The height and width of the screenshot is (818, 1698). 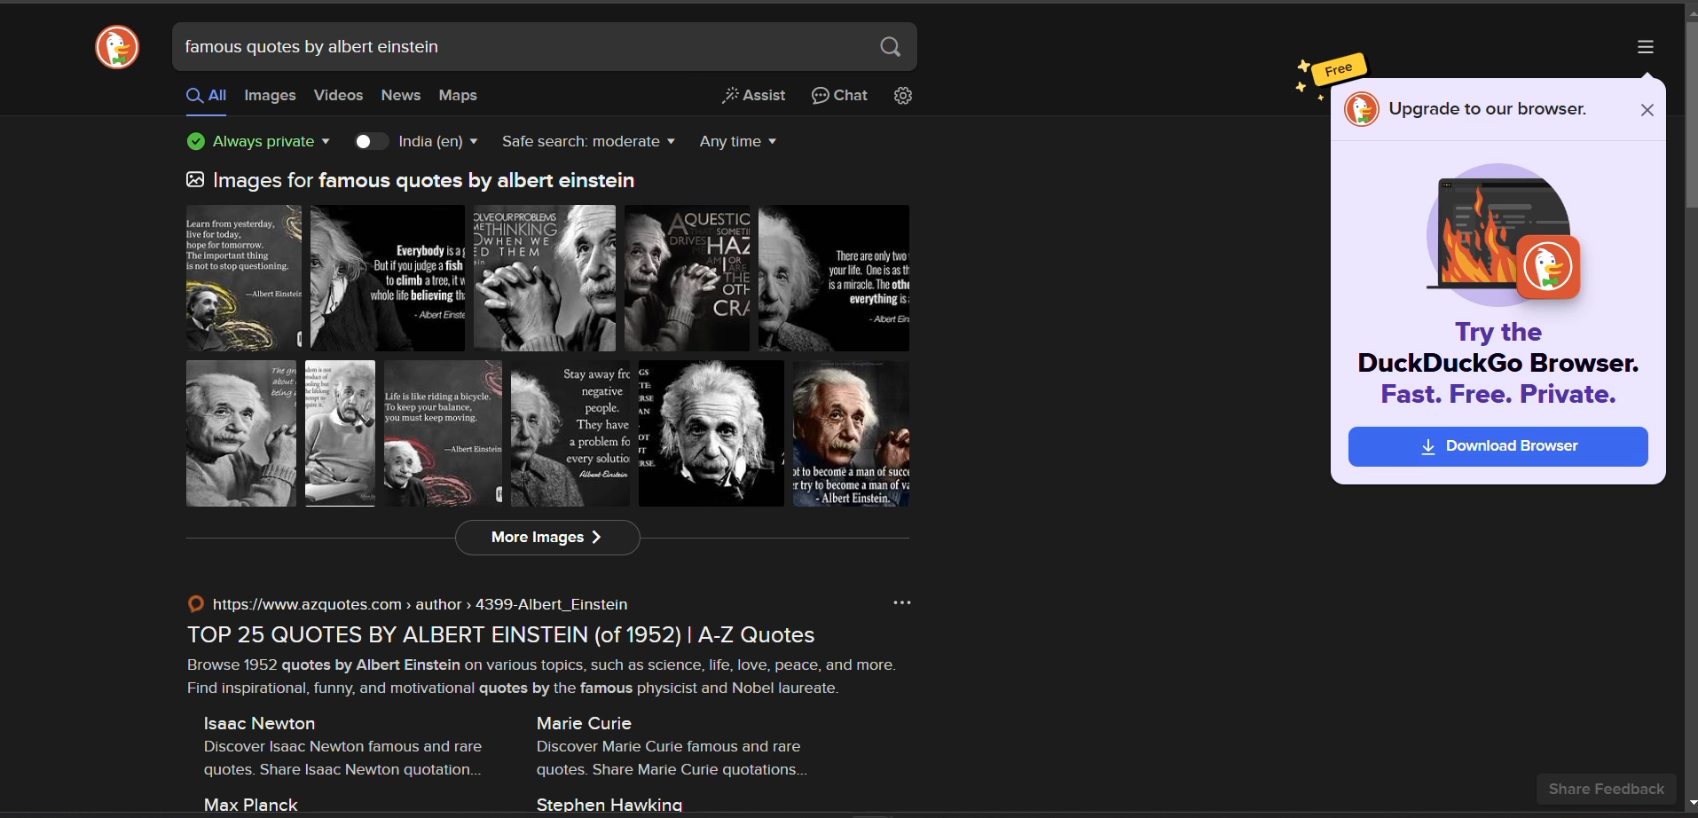 I want to click on © https://www.azquotes.com > author > 4399-Albert_Einstein ono
TOP 25 QUOTES BY ALBERT EINSTEIN (of 1952) | A-Z Quotes
Browse 1952 quotes by Albert Einstein on various topics, such as science, life, love, peace, and more.
Find inspirational, funny, and motivational quotes by the famous physicist and Nobel laureate.

Isaac Newton Marie Curie

Discover Isaac Newton famous and rare Discover Marie Curie famous and rare

quotes. Share Isaac Newton quotation. quotes. Share Marie Curie quotations.

Max Planck Stephen Hawking, so click(x=554, y=696).